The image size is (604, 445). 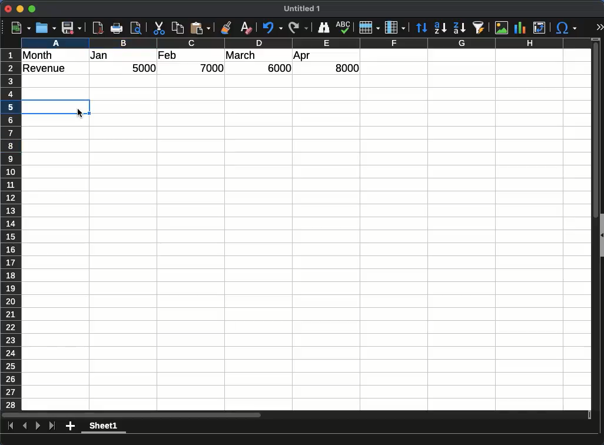 What do you see at coordinates (520, 28) in the screenshot?
I see `chart` at bounding box center [520, 28].